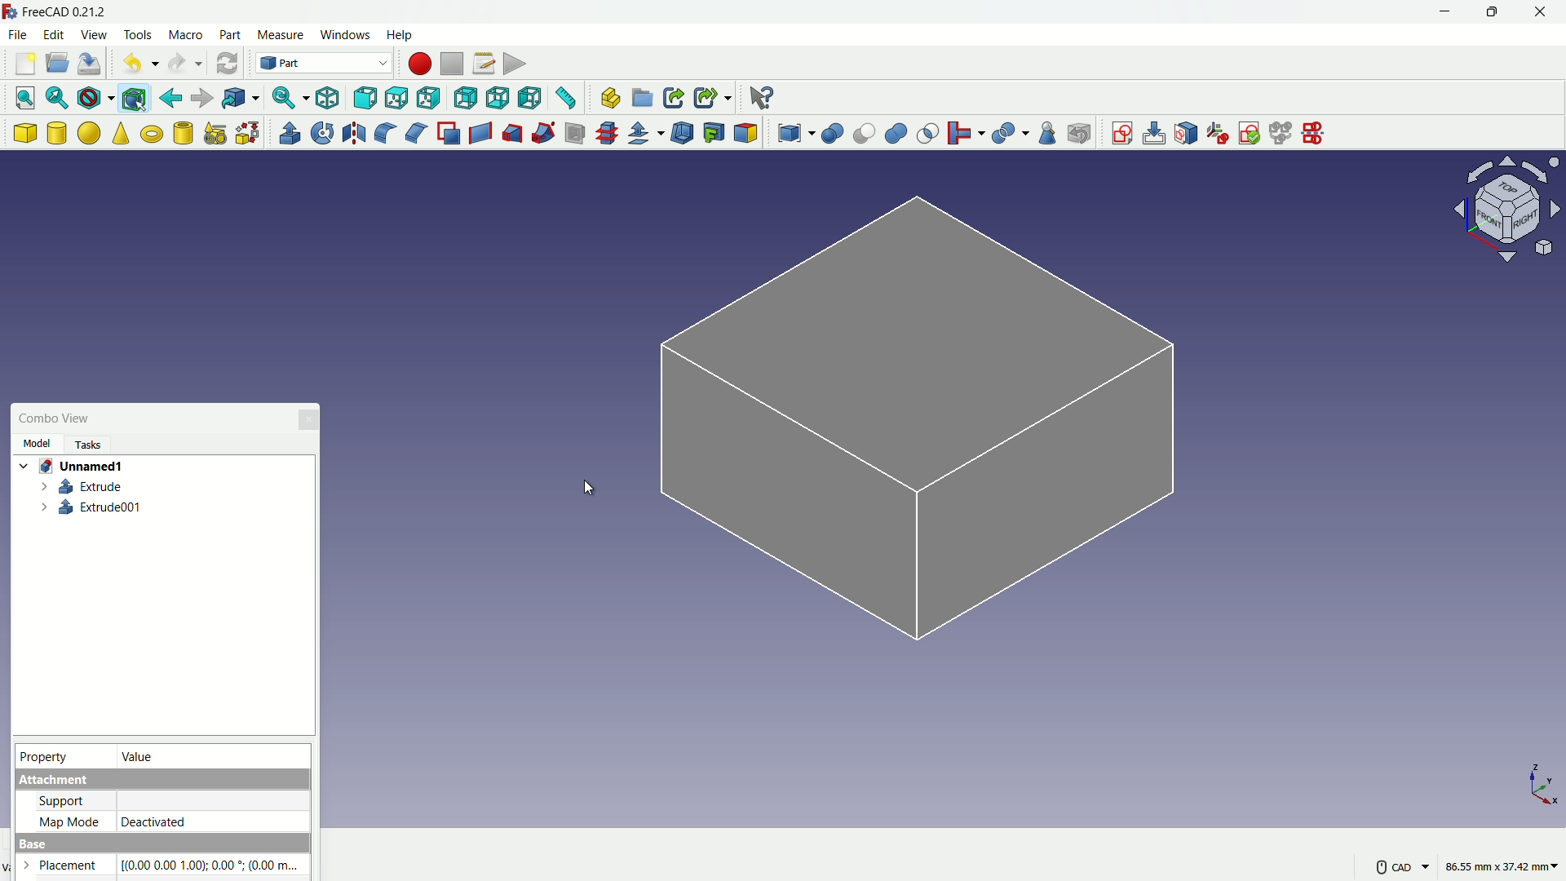 The height and width of the screenshot is (881, 1566). What do you see at coordinates (186, 35) in the screenshot?
I see `macro` at bounding box center [186, 35].